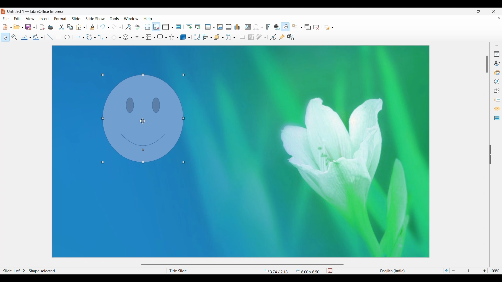  I want to click on Basic shape options, so click(120, 38).